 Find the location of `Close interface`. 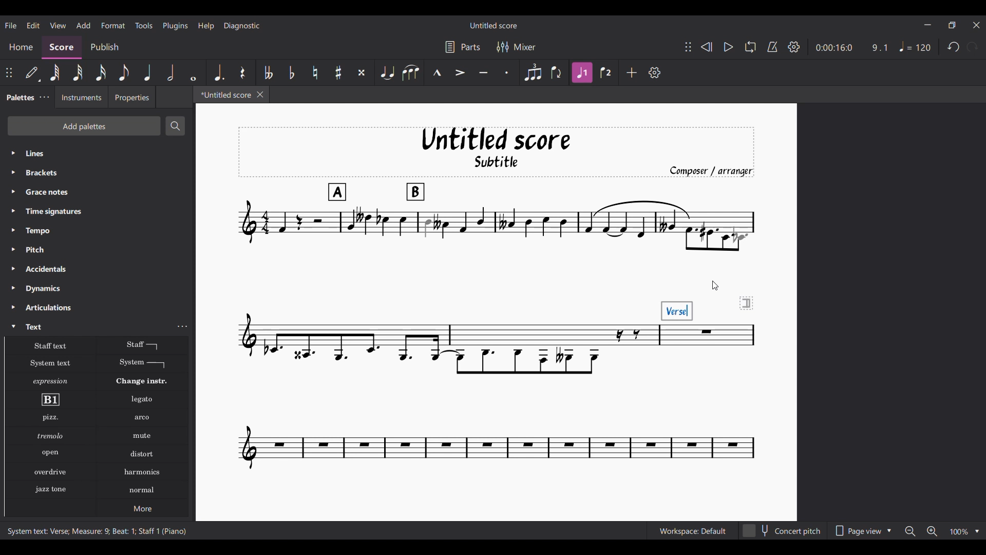

Close interface is located at coordinates (977, 25).